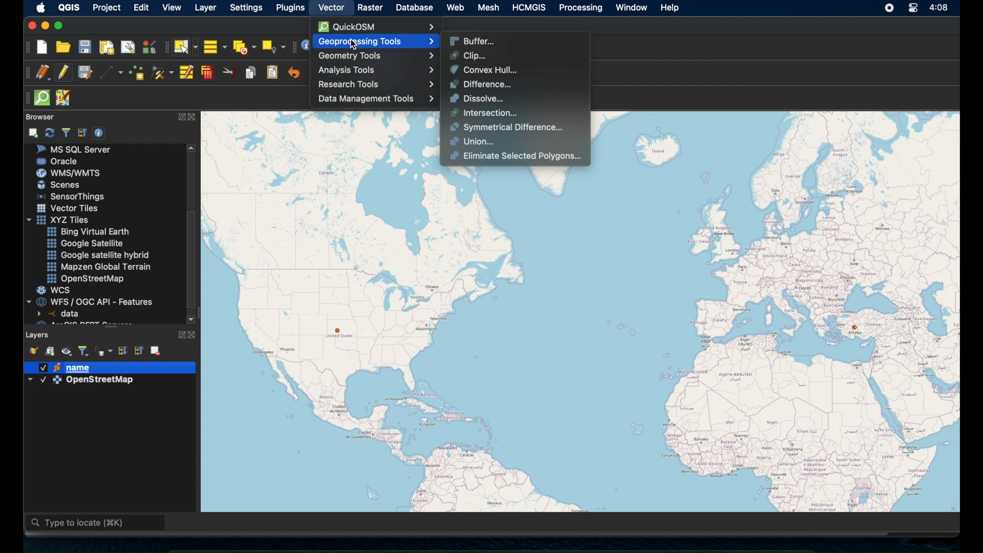  I want to click on Data Management Tools , so click(374, 99).